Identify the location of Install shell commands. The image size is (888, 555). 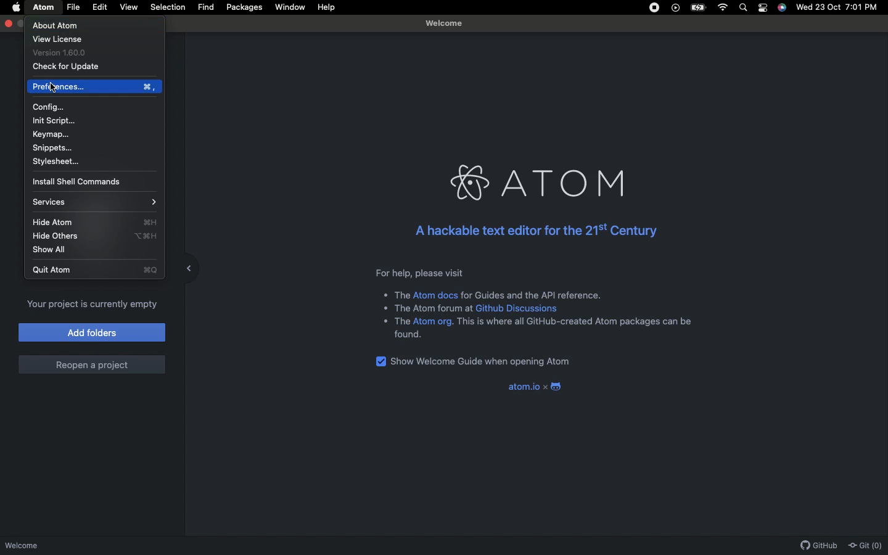
(76, 181).